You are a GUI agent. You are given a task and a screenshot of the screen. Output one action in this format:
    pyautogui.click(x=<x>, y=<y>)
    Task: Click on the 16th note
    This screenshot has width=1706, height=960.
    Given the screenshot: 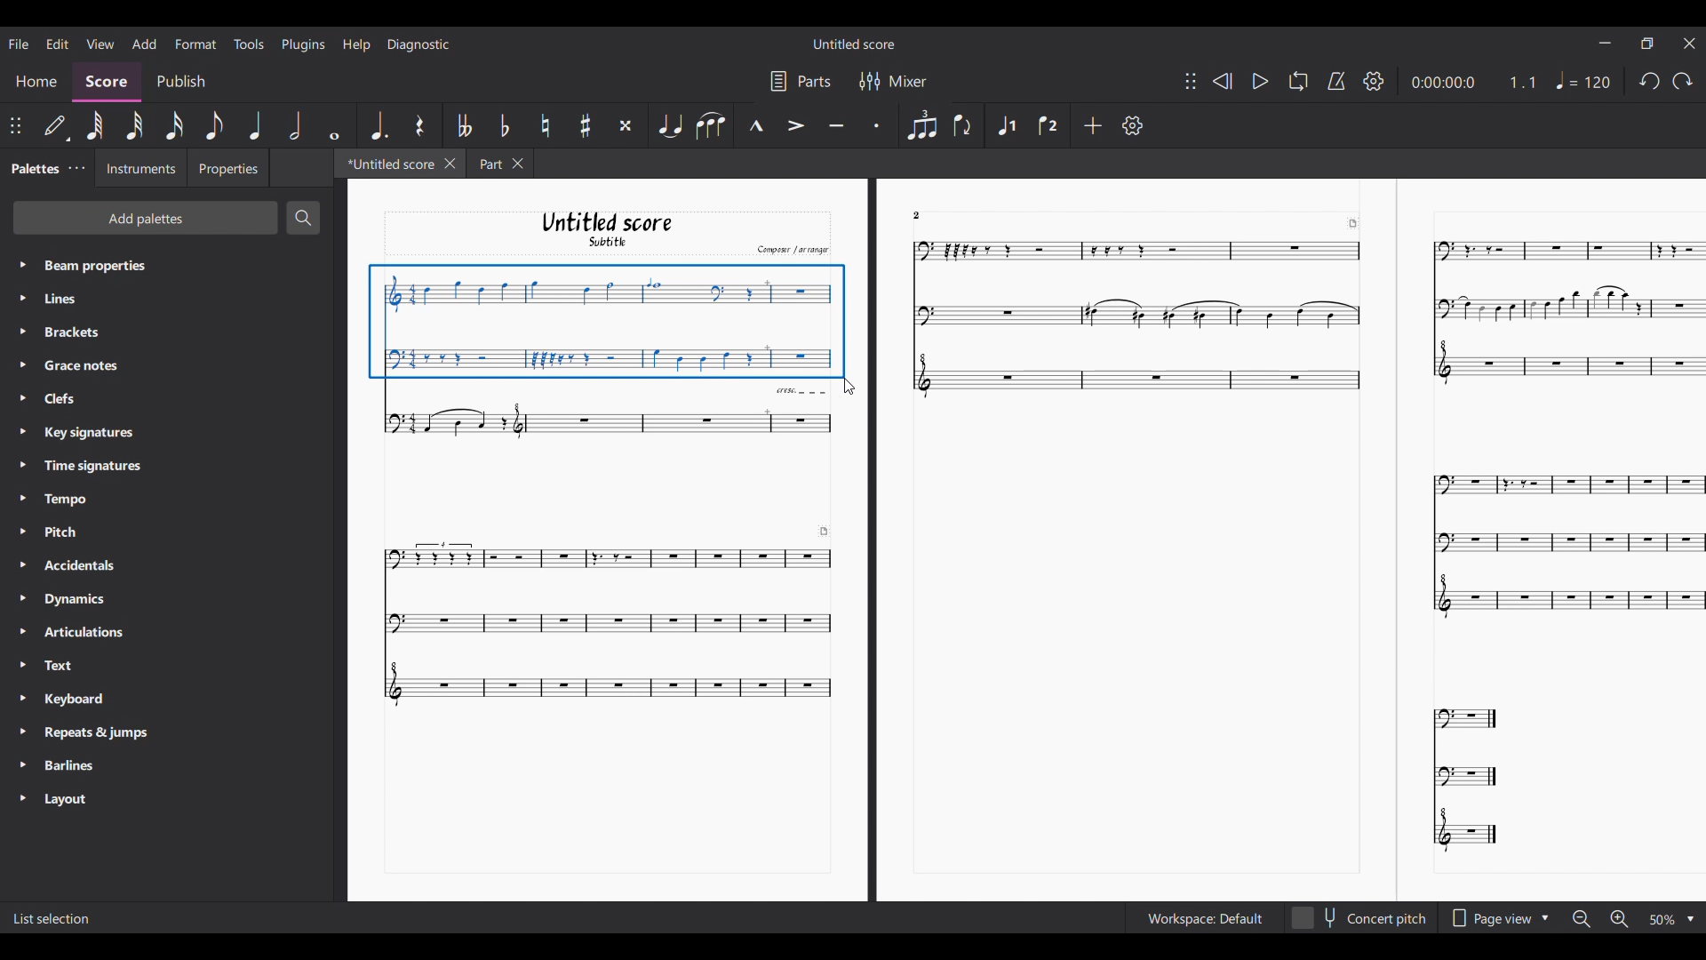 What is the action you would take?
    pyautogui.click(x=174, y=126)
    